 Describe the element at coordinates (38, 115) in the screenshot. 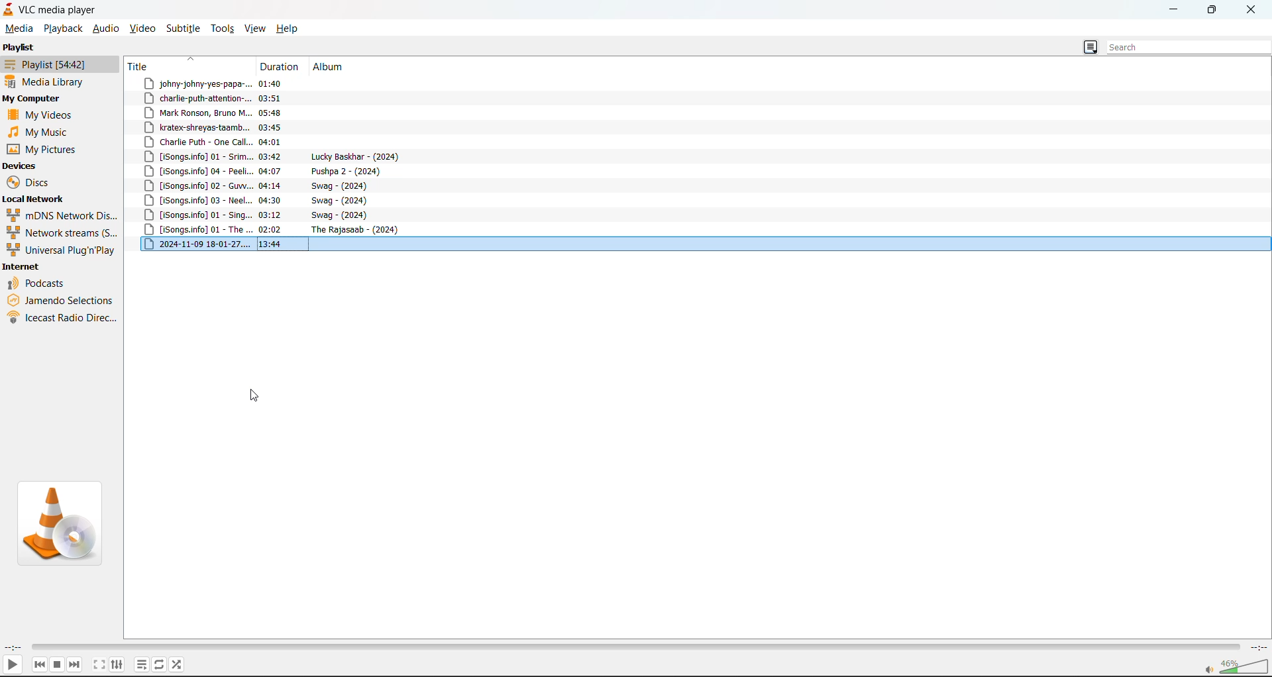

I see `videos` at that location.